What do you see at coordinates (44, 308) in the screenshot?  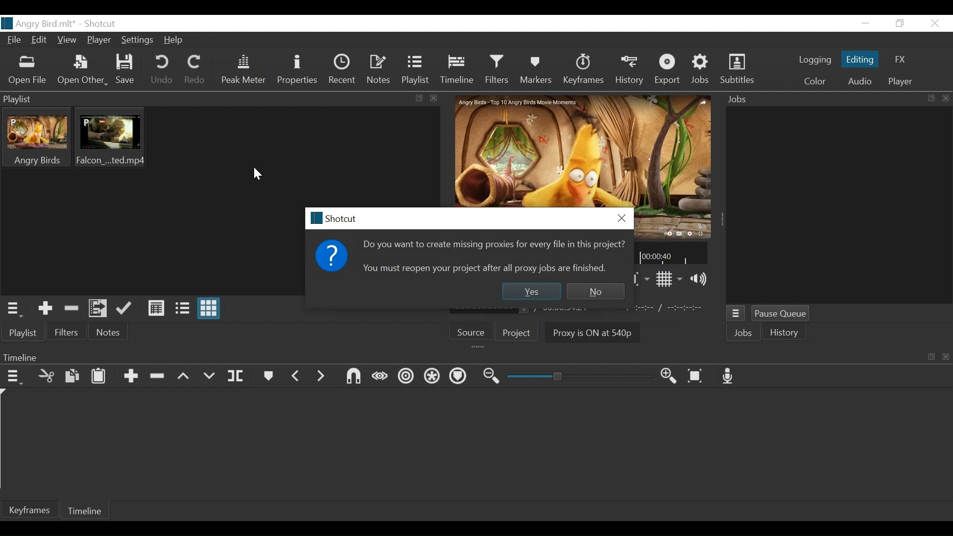 I see `Add the Source to the playlist` at bounding box center [44, 308].